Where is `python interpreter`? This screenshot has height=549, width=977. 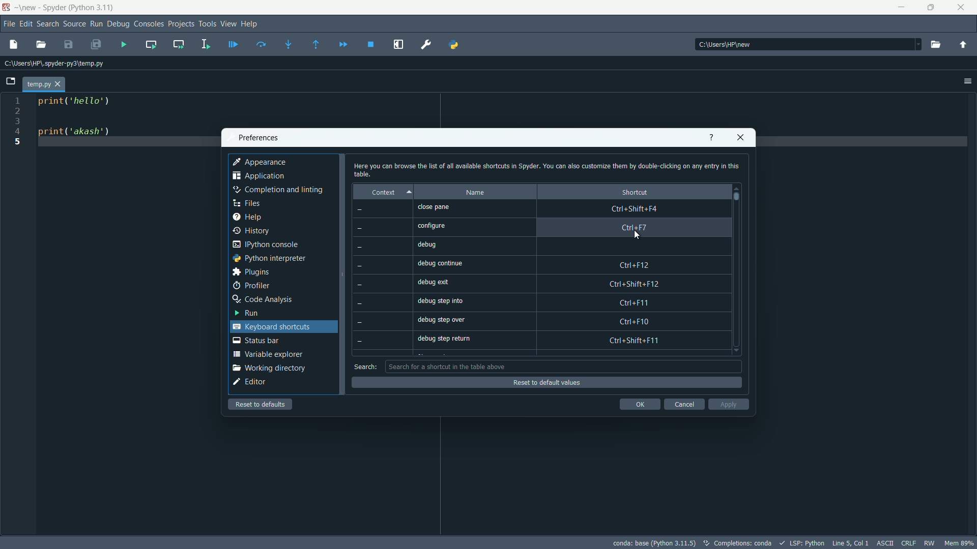 python interpreter is located at coordinates (269, 258).